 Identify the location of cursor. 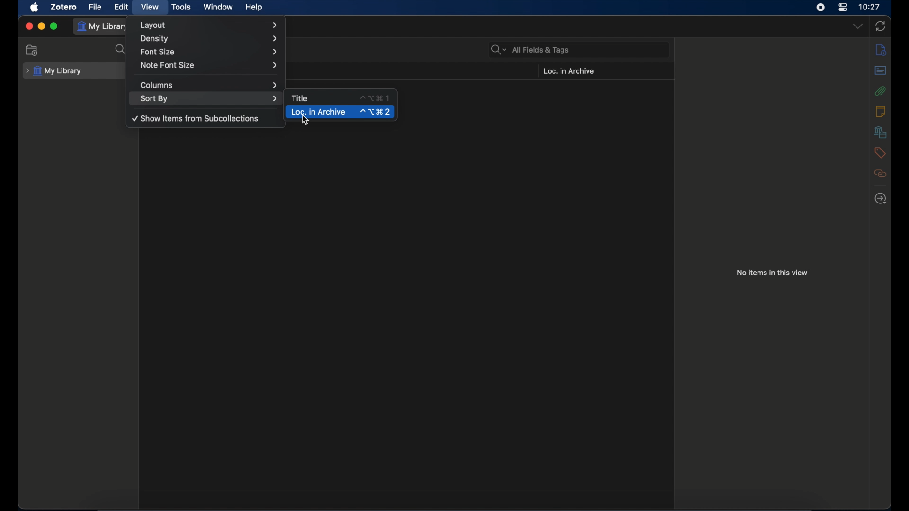
(306, 120).